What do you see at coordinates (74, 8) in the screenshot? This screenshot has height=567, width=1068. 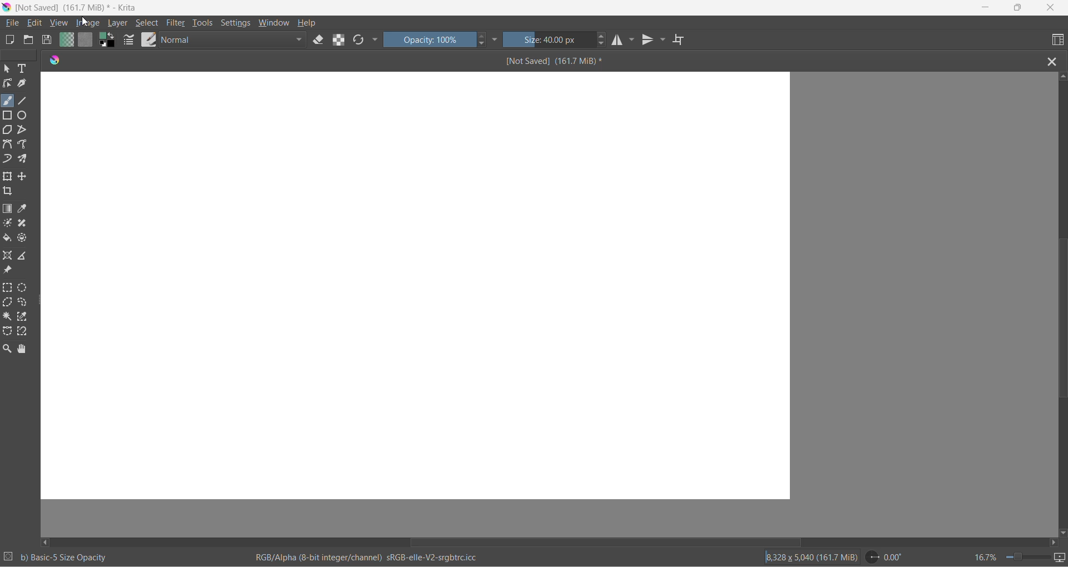 I see `File name and size` at bounding box center [74, 8].